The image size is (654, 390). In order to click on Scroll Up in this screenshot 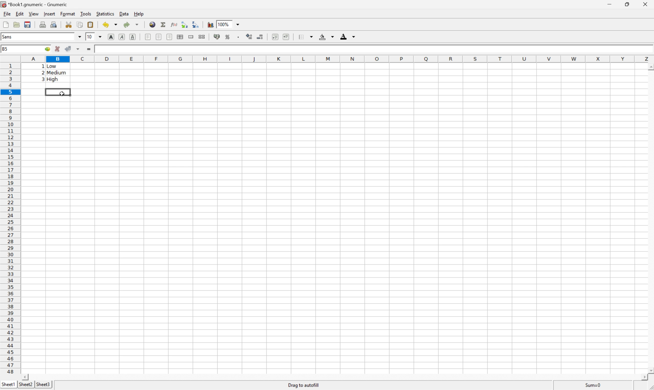, I will do `click(650, 67)`.